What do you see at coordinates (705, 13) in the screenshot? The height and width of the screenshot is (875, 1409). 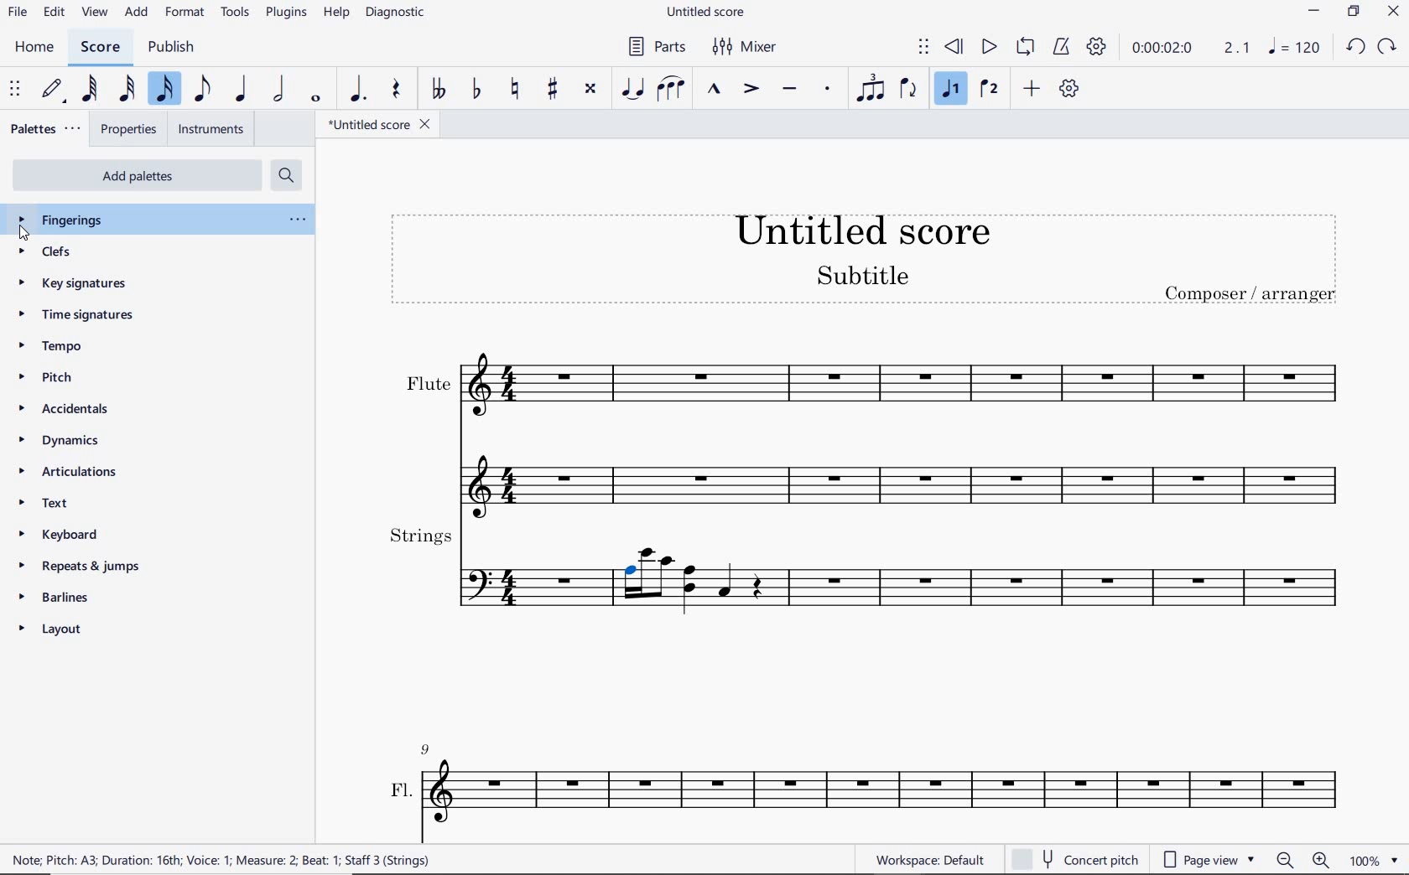 I see `file name` at bounding box center [705, 13].